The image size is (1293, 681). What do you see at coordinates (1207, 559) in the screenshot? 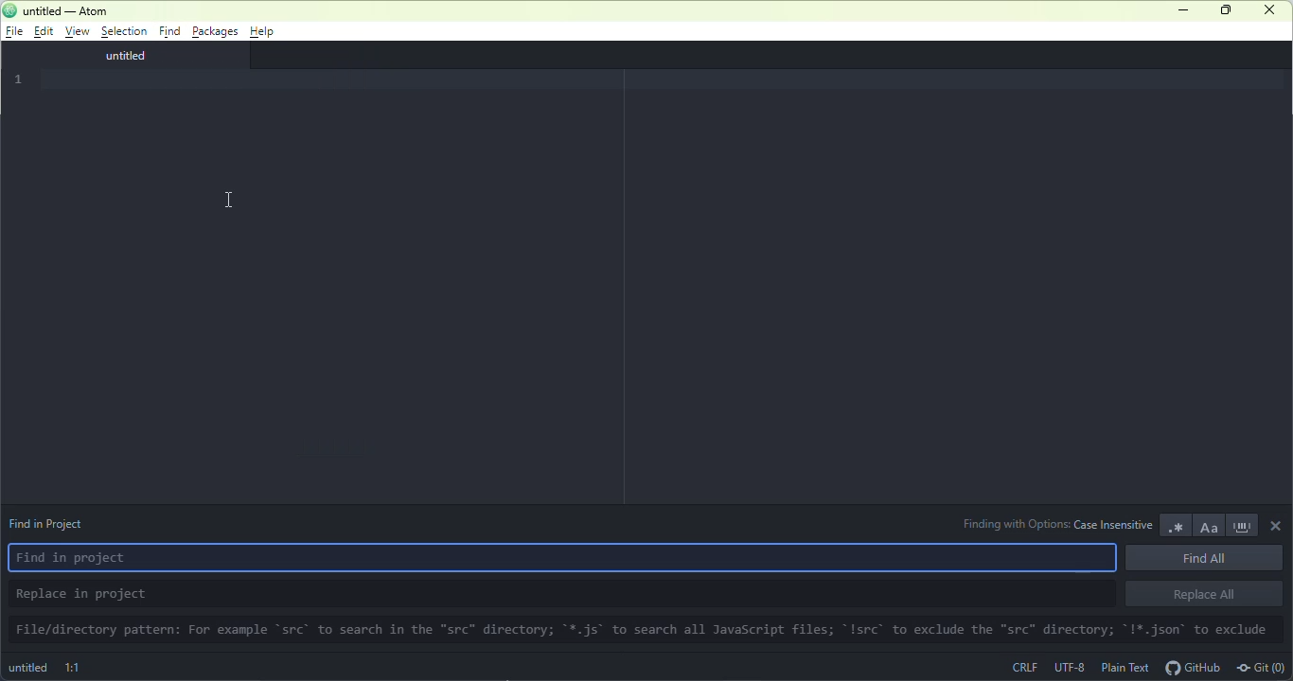
I see `find all` at bounding box center [1207, 559].